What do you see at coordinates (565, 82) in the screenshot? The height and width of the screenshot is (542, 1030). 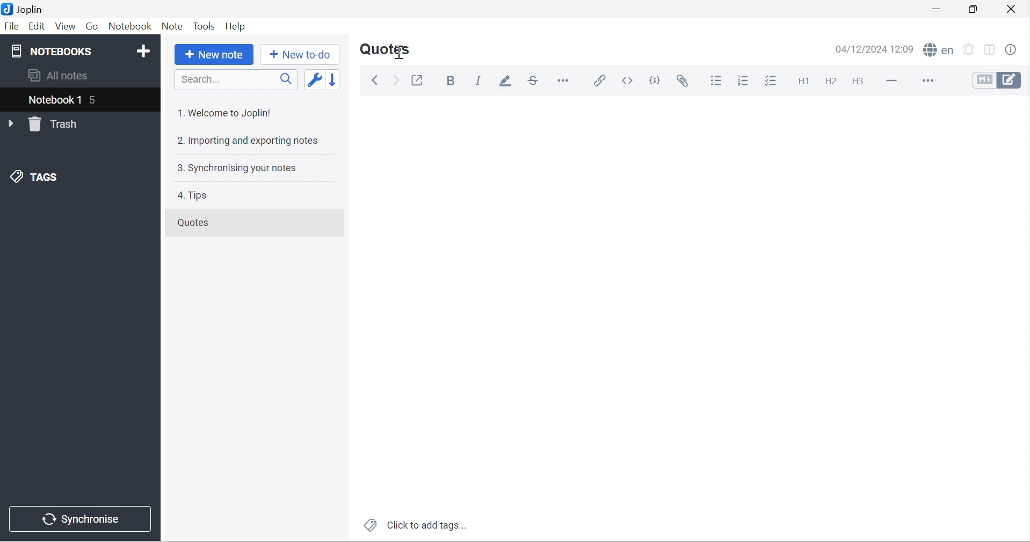 I see `Horizontal` at bounding box center [565, 82].